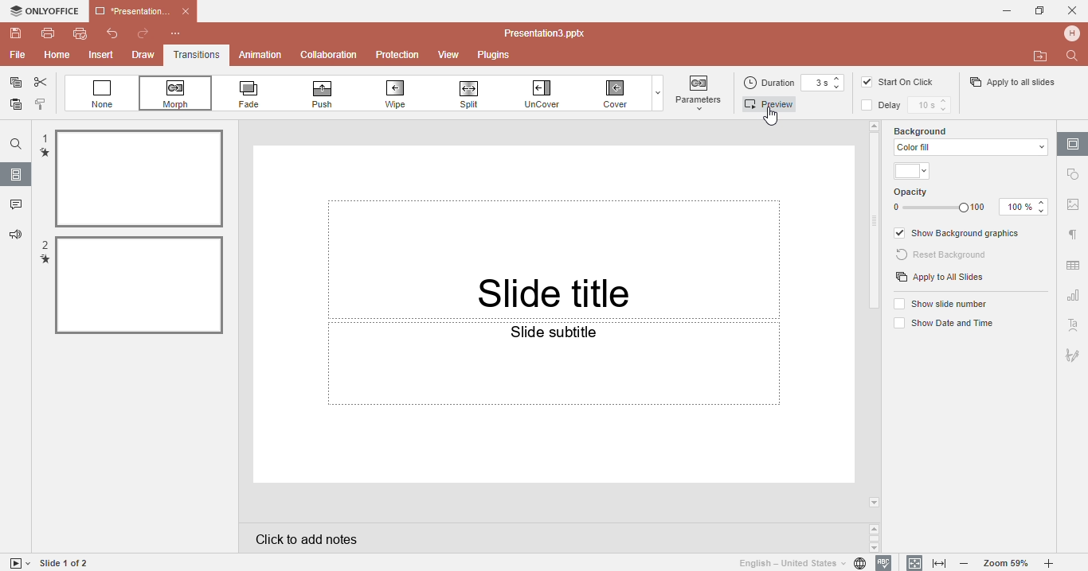 The image size is (1088, 571). What do you see at coordinates (79, 36) in the screenshot?
I see `Quick print` at bounding box center [79, 36].